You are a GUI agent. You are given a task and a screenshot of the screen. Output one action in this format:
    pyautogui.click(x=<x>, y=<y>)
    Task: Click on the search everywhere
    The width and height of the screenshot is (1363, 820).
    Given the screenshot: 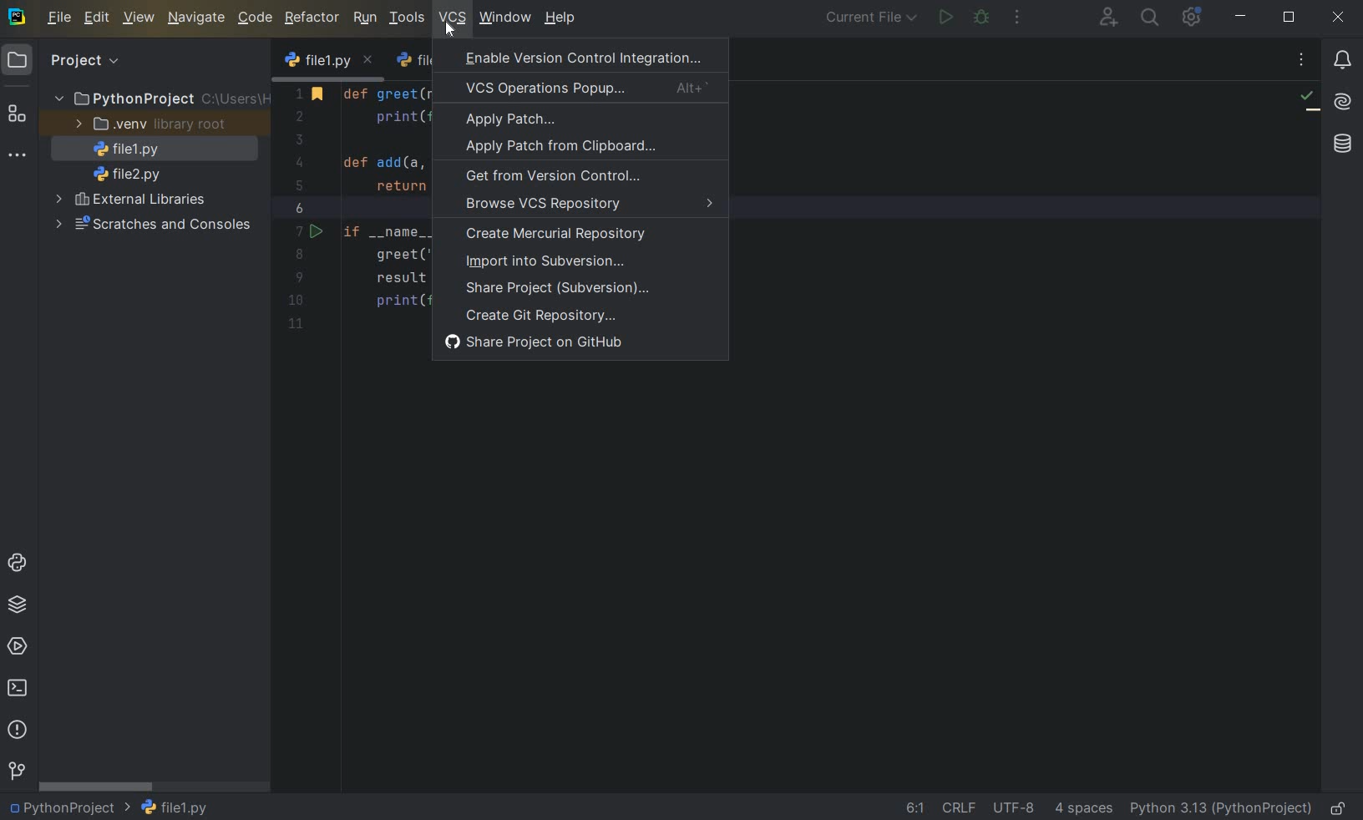 What is the action you would take?
    pyautogui.click(x=1151, y=17)
    